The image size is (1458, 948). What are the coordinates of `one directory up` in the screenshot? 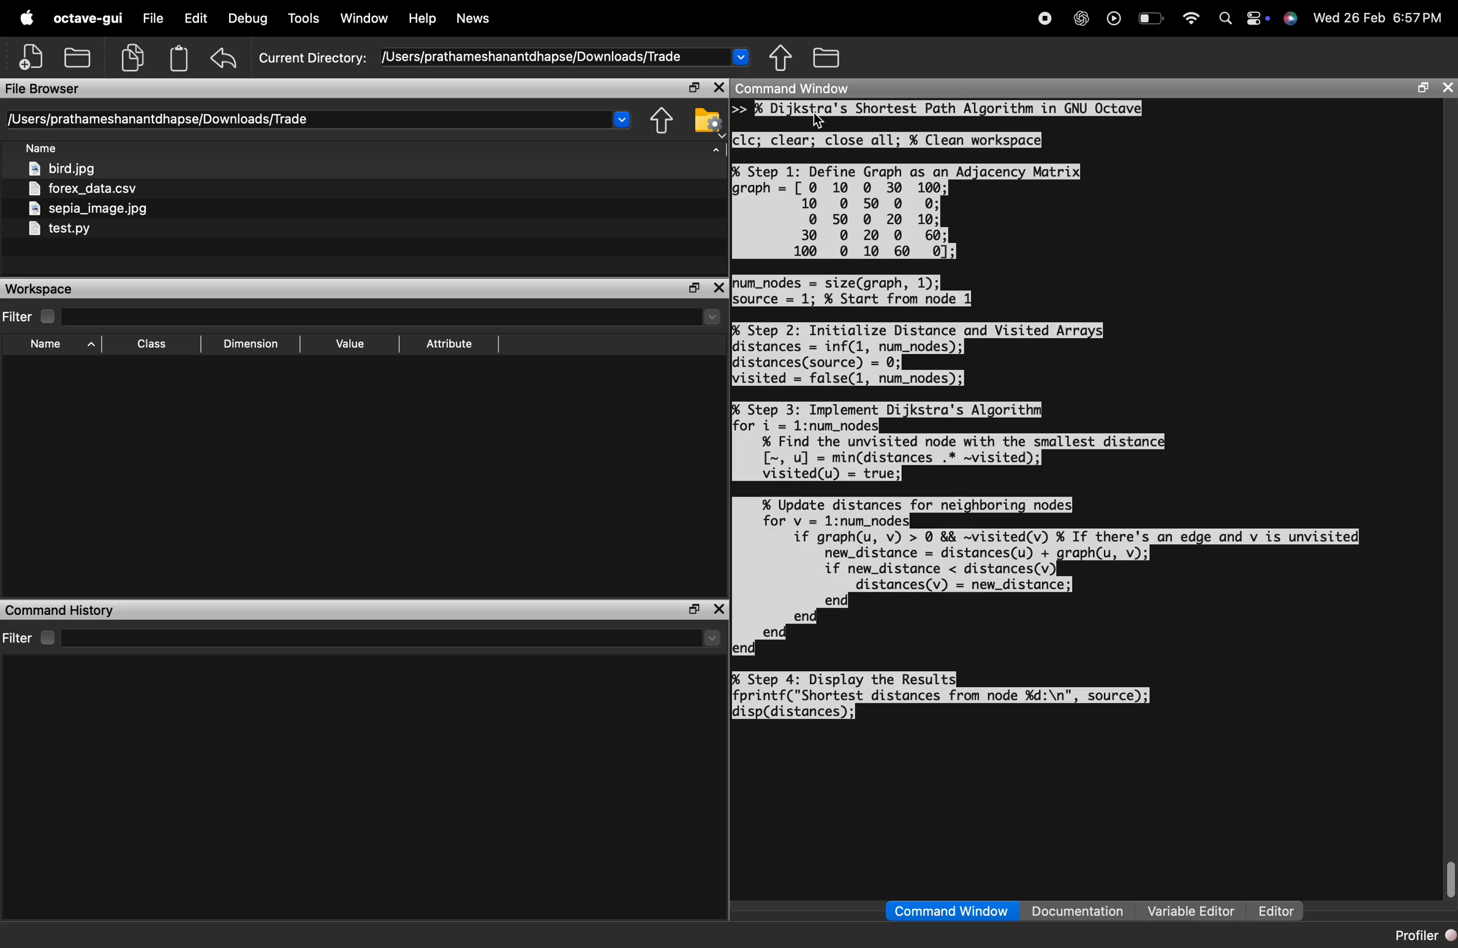 It's located at (664, 123).